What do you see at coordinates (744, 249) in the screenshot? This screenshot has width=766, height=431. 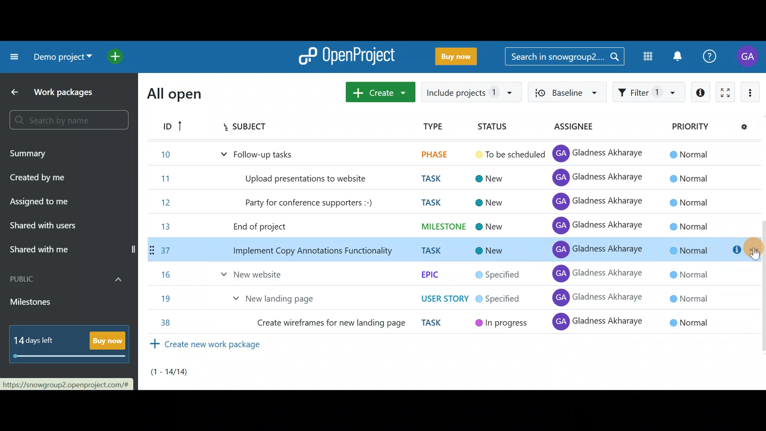 I see `Cursor` at bounding box center [744, 249].